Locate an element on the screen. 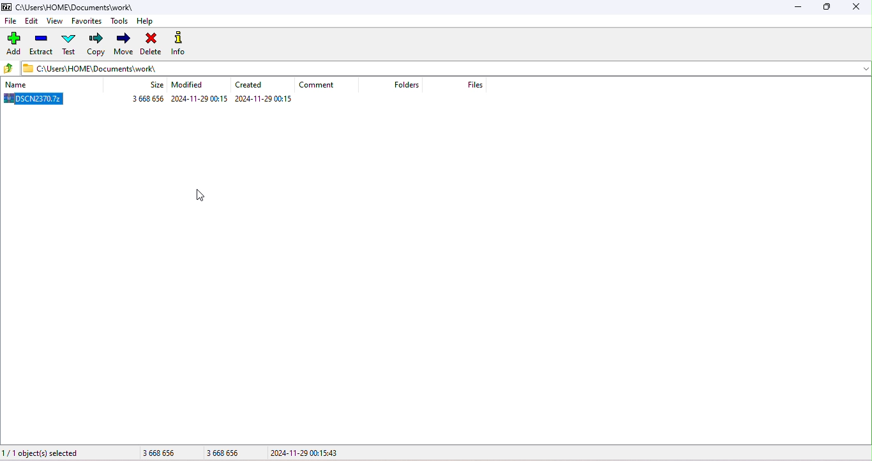  creation date is located at coordinates (324, 454).